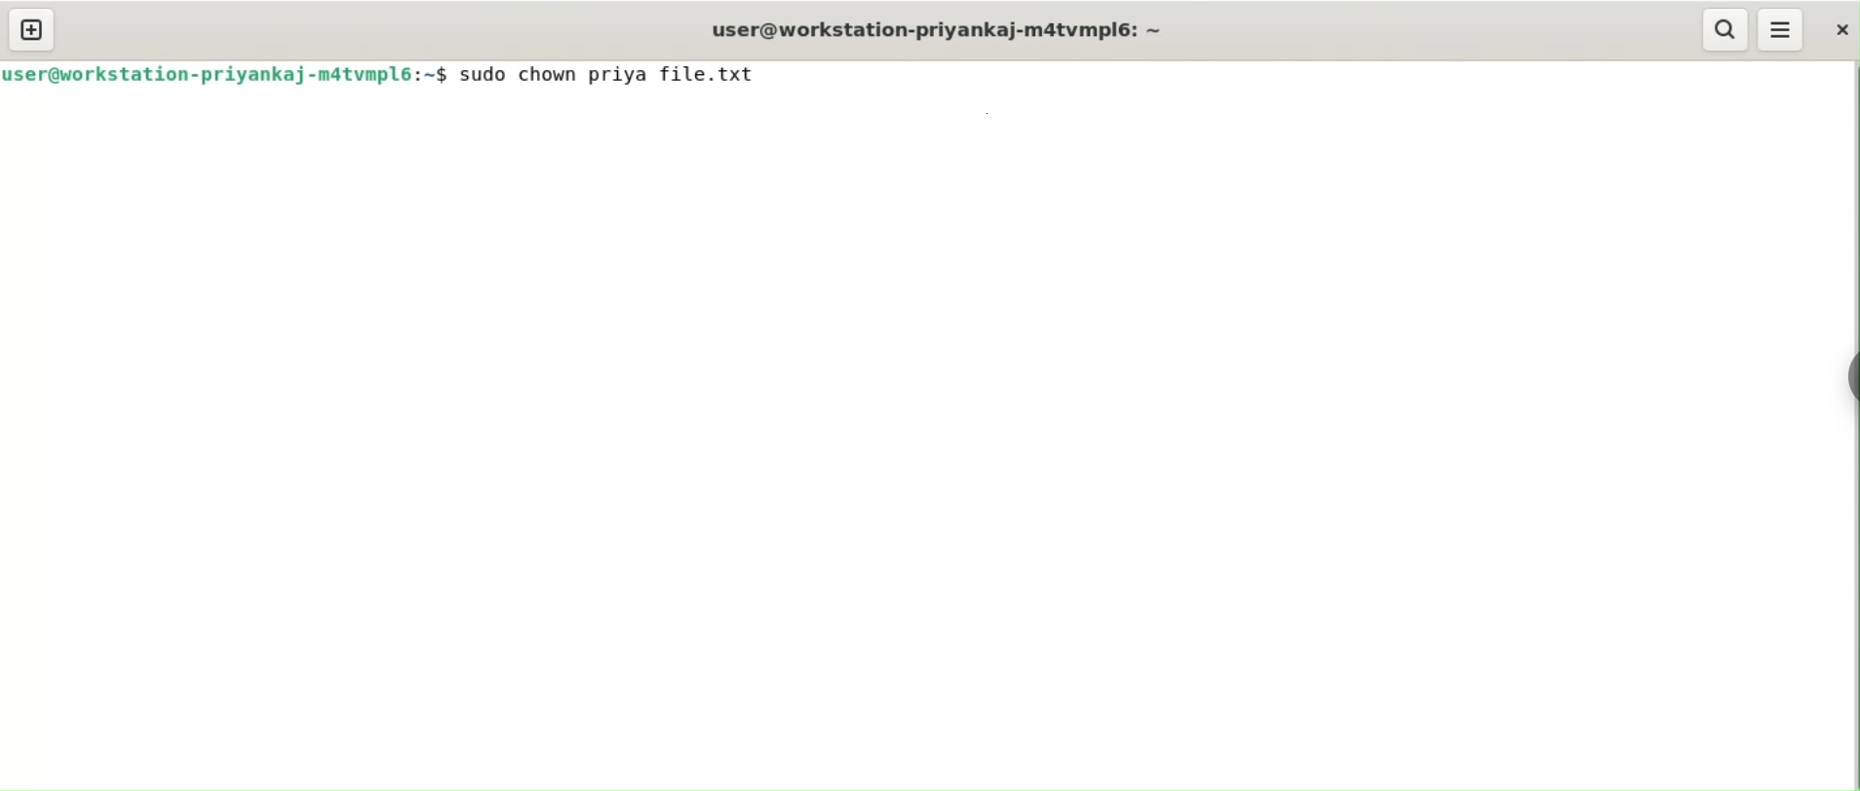 This screenshot has height=791, width=1860. I want to click on new tab, so click(32, 31).